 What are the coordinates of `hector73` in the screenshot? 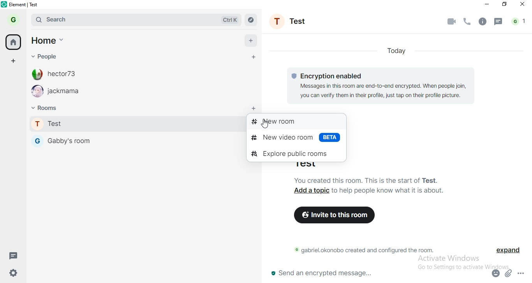 It's located at (58, 74).